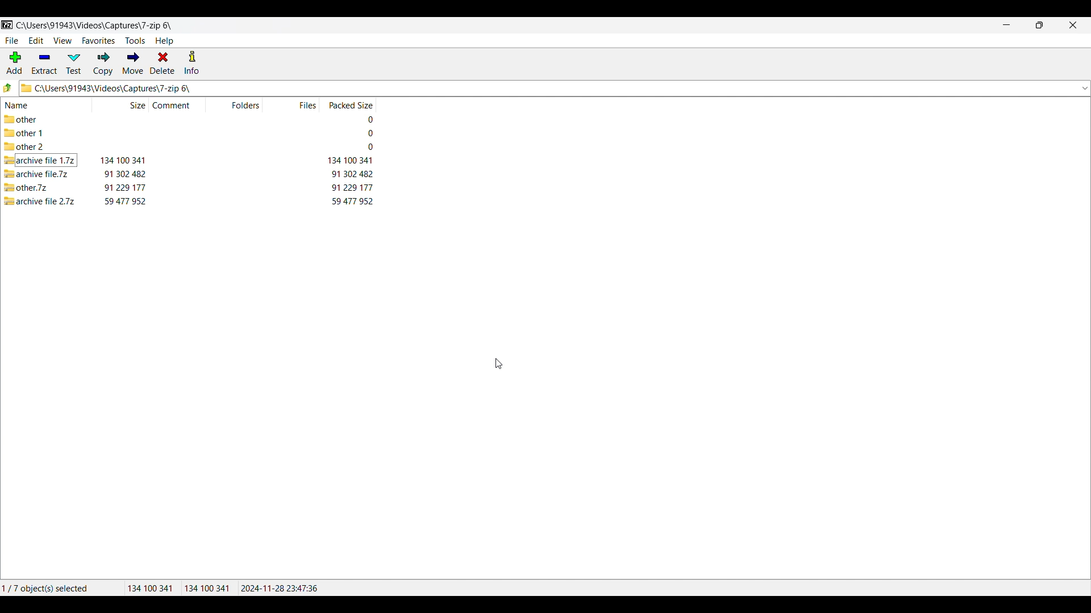  Describe the element at coordinates (124, 187) in the screenshot. I see `size` at that location.